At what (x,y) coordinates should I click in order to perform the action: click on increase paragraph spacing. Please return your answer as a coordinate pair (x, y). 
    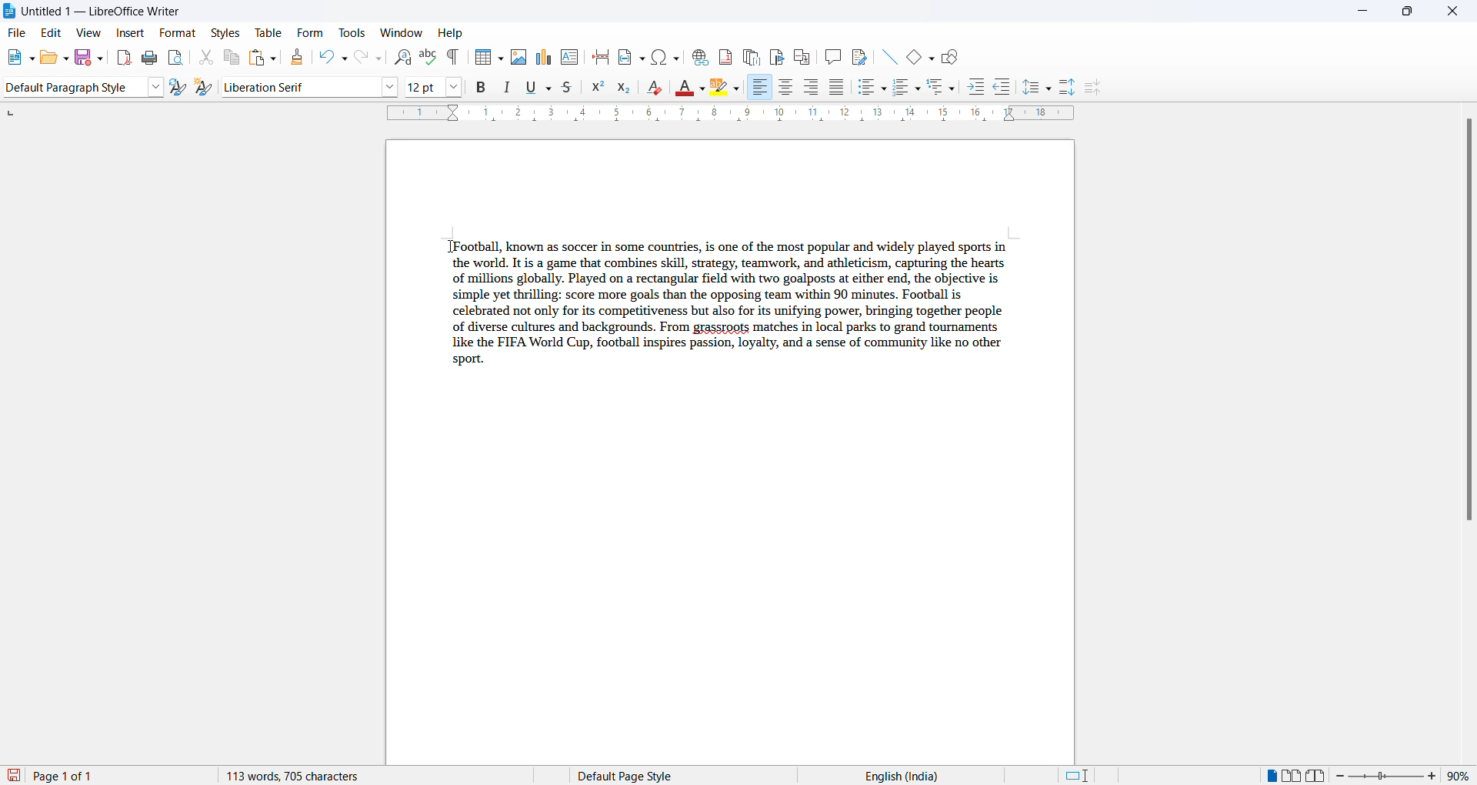
    Looking at the image, I should click on (1069, 88).